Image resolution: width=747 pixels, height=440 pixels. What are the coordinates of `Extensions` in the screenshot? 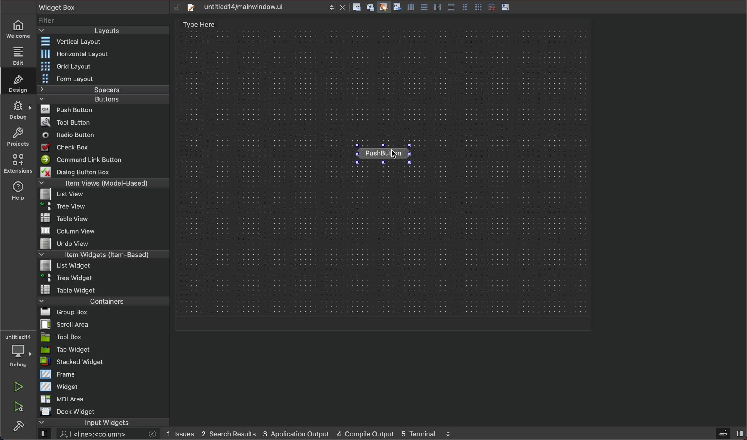 It's located at (16, 164).